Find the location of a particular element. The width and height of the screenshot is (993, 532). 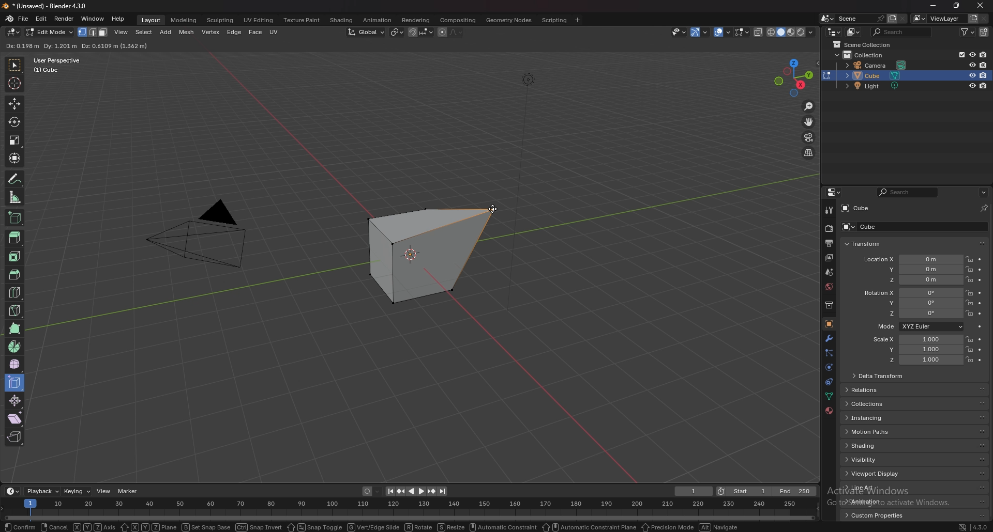

poly build is located at coordinates (15, 328).